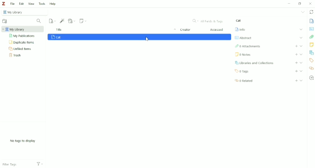 Image resolution: width=315 pixels, height=168 pixels. I want to click on My Librar, so click(23, 29).